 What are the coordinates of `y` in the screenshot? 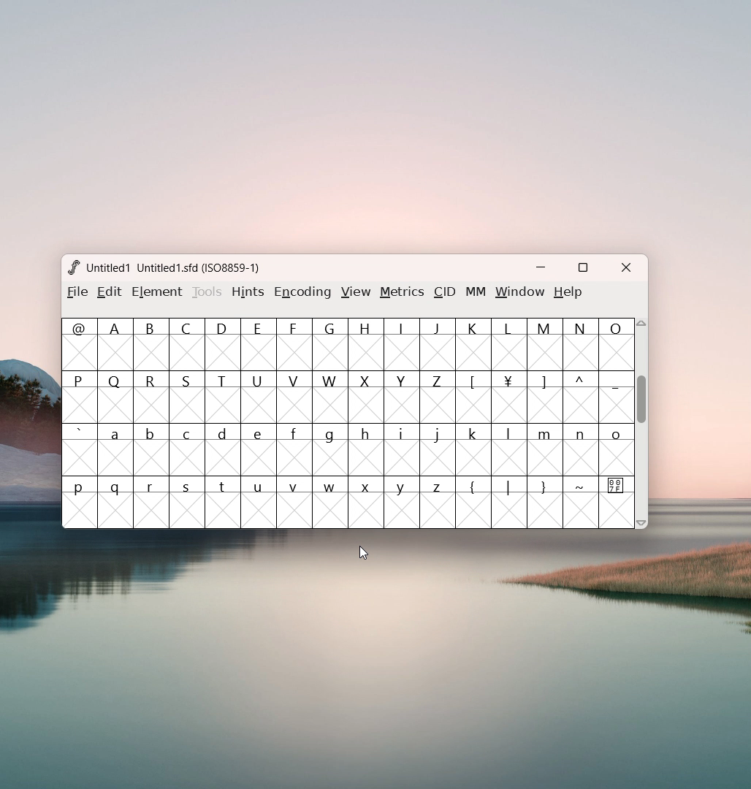 It's located at (403, 503).